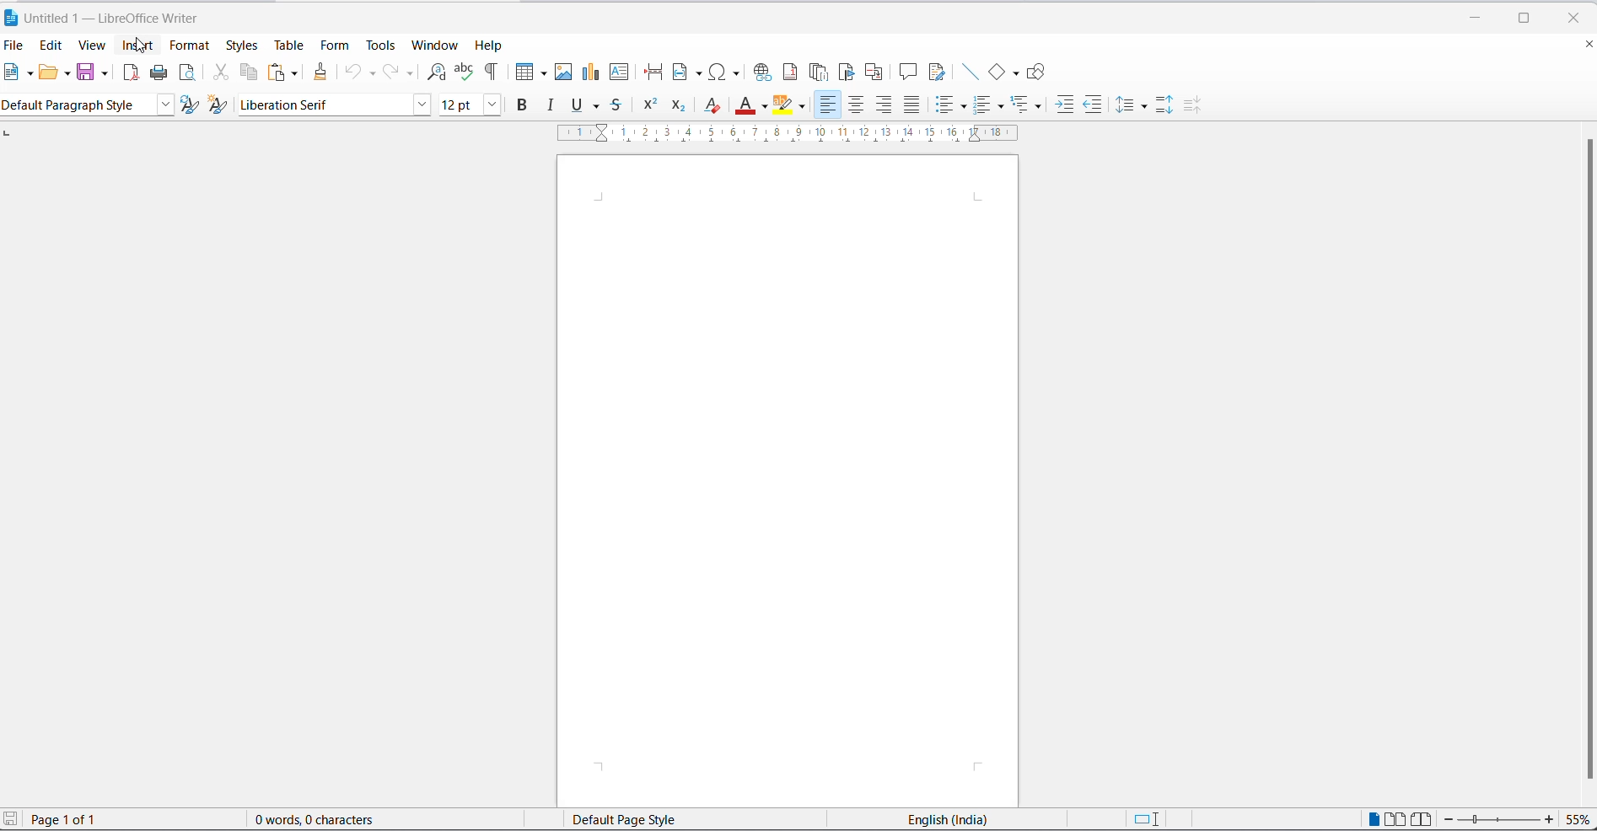 The width and height of the screenshot is (1597, 831). Describe the element at coordinates (337, 46) in the screenshot. I see `form` at that location.